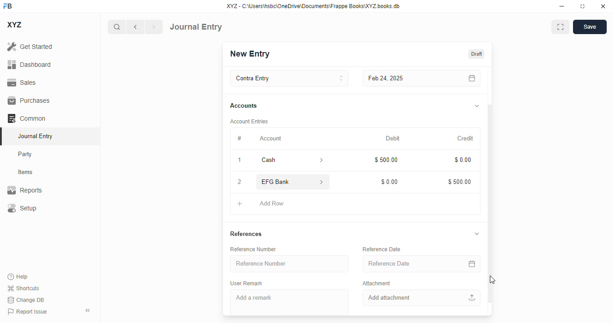  I want to click on feb 24, 2025, so click(402, 79).